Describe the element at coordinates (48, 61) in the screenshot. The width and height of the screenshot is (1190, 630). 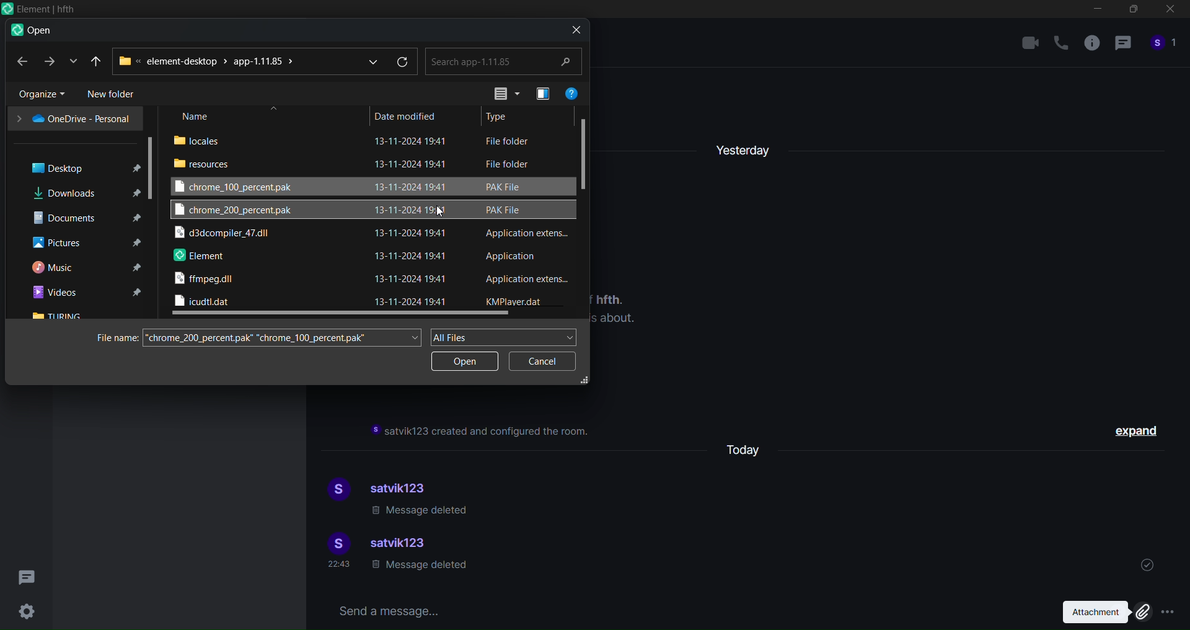
I see `forward` at that location.